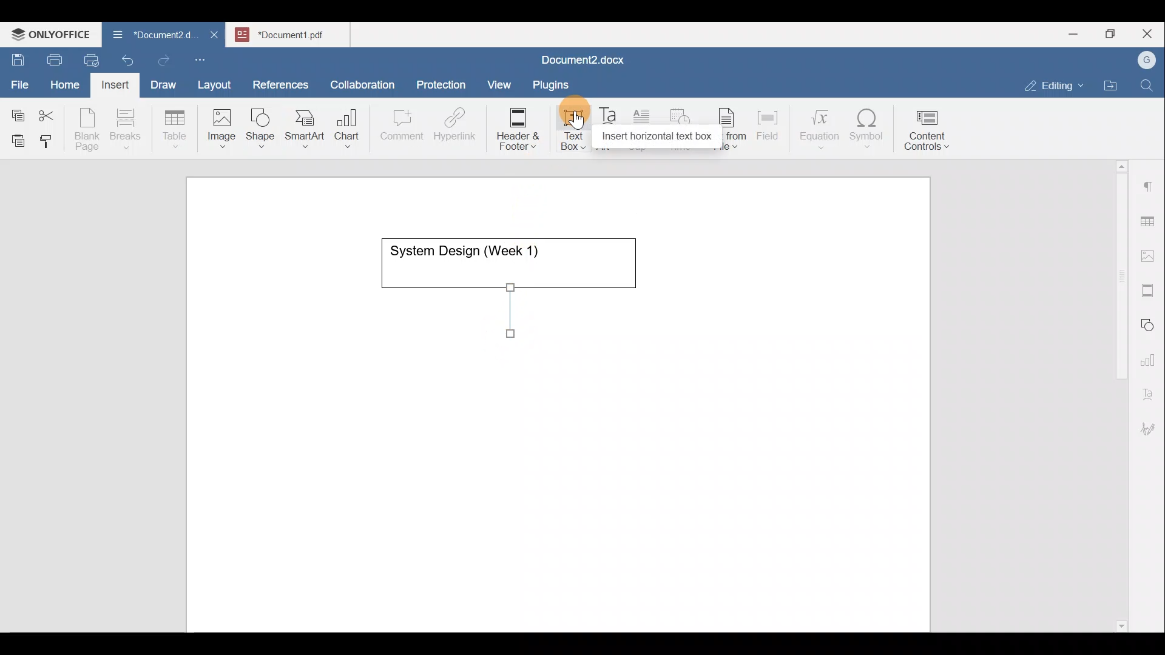 This screenshot has width=1165, height=655. Describe the element at coordinates (51, 113) in the screenshot. I see `Cut` at that location.